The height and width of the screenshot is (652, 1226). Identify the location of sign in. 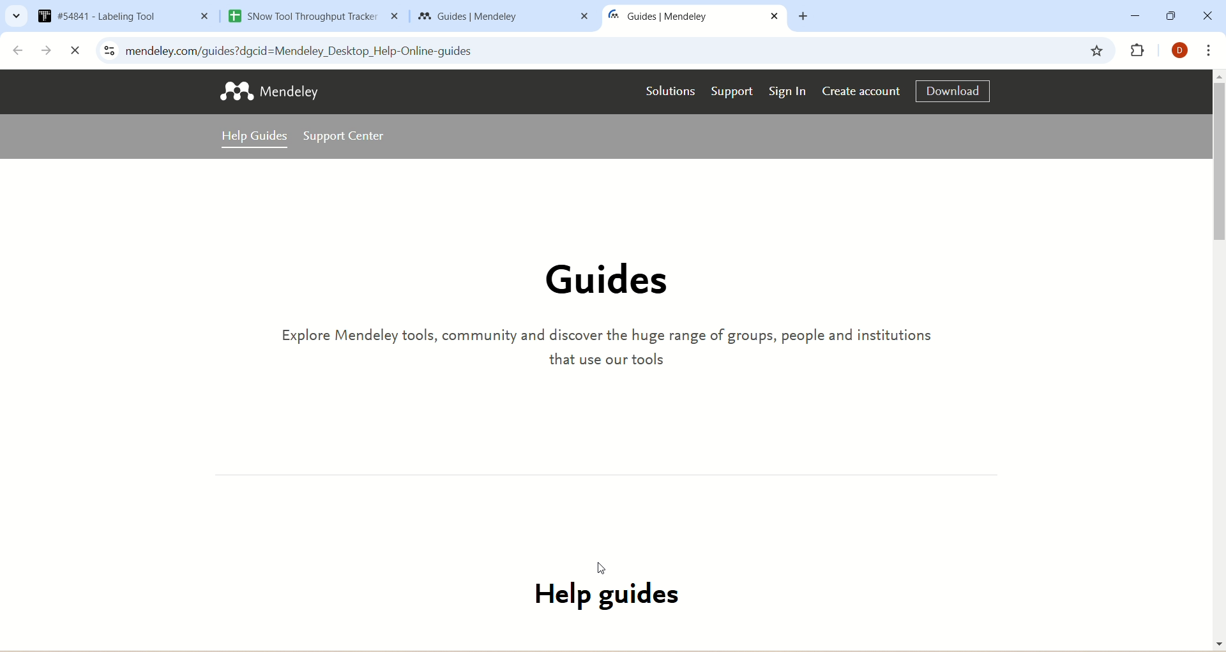
(787, 92).